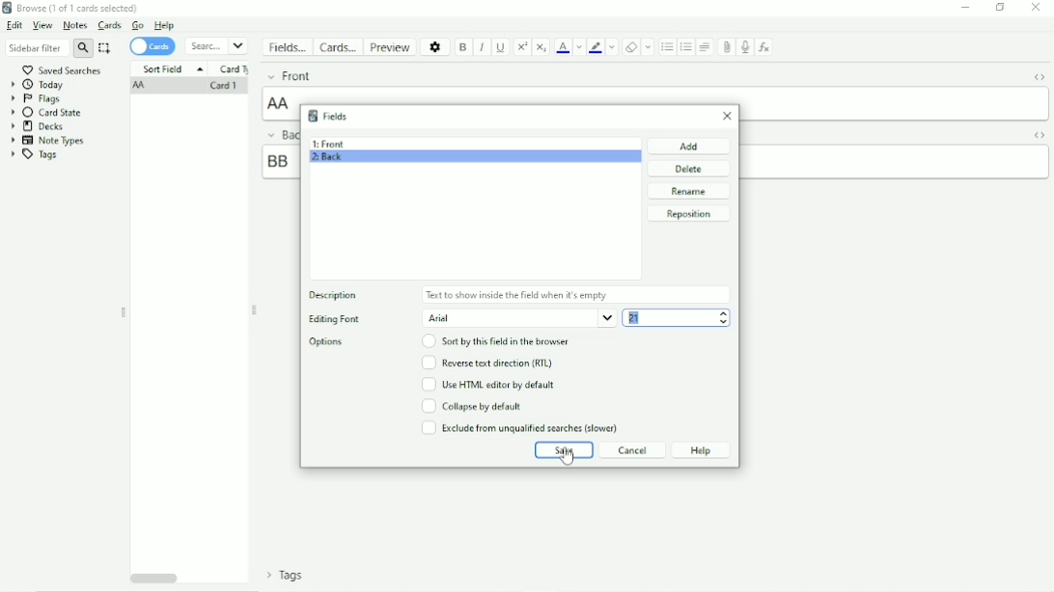 This screenshot has height=592, width=1054. What do you see at coordinates (287, 47) in the screenshot?
I see `Fields` at bounding box center [287, 47].